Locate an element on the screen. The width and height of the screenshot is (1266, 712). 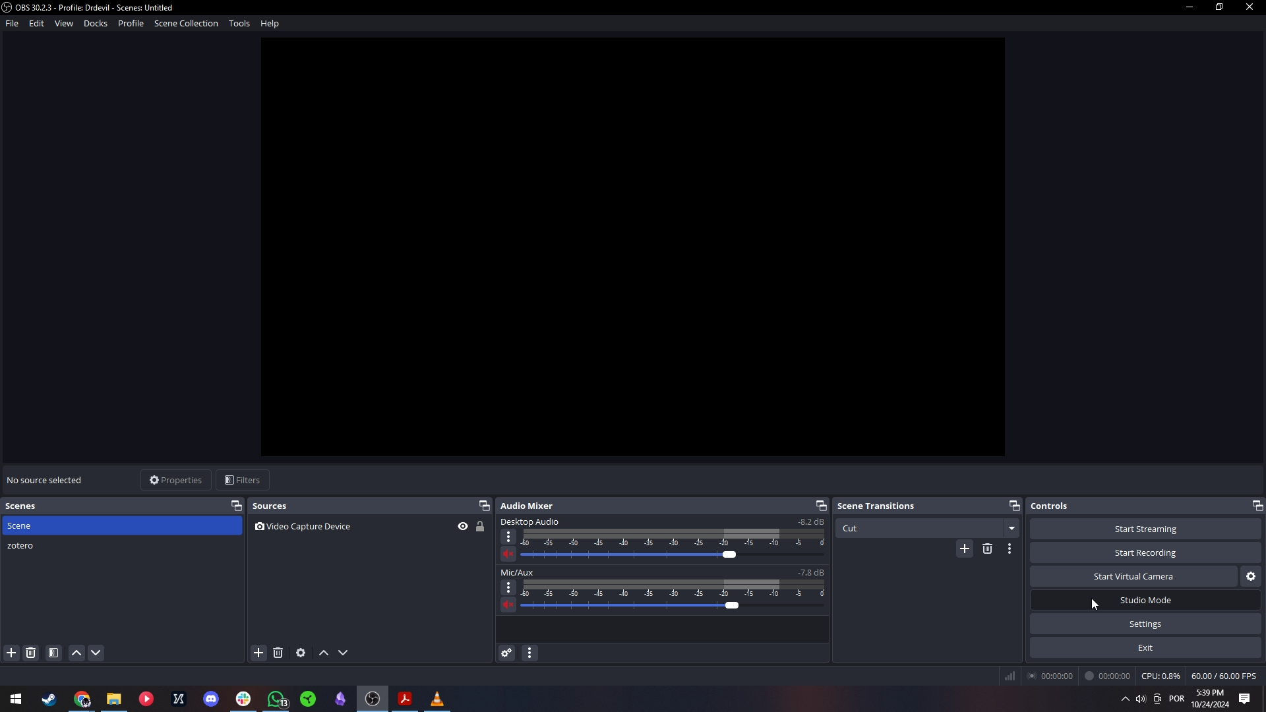
Studio mode is located at coordinates (1145, 601).